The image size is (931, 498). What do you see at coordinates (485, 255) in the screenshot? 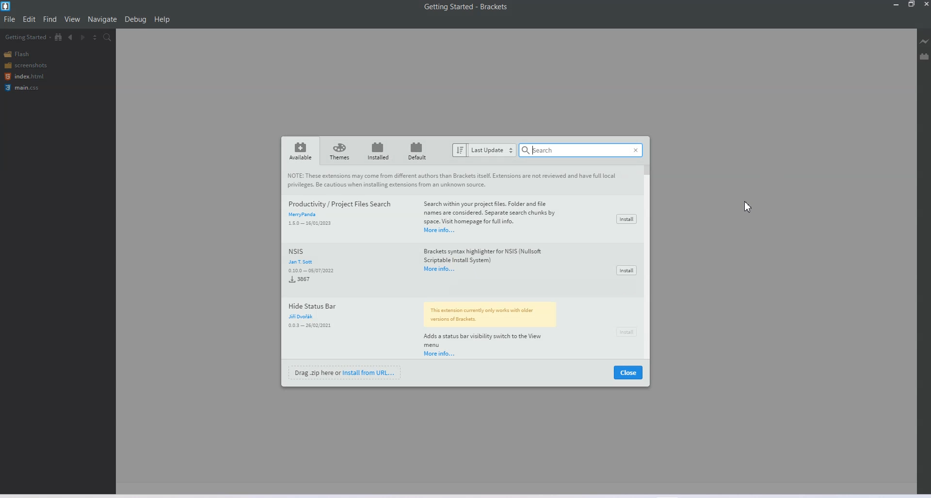
I see `extension information` at bounding box center [485, 255].